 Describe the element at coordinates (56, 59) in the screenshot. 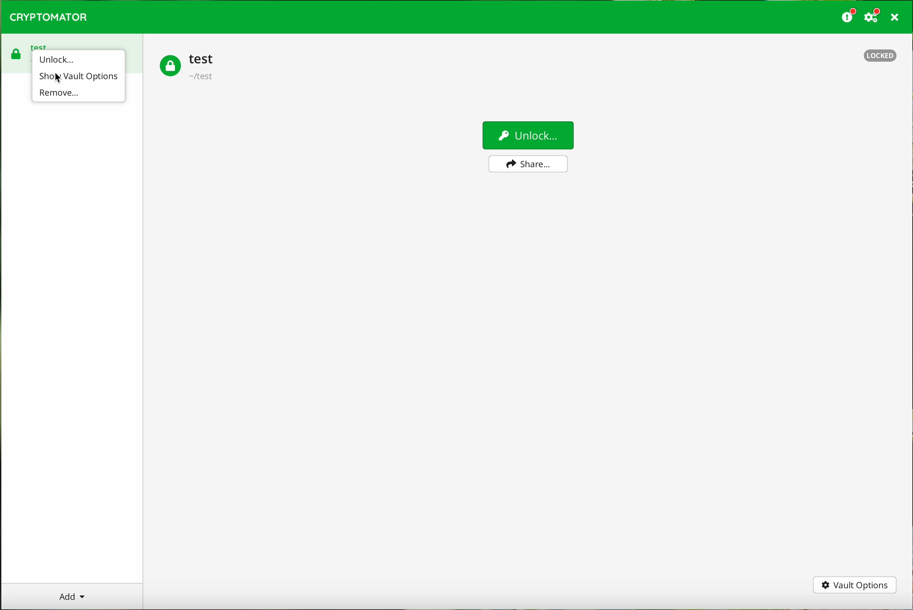

I see `unlock` at that location.